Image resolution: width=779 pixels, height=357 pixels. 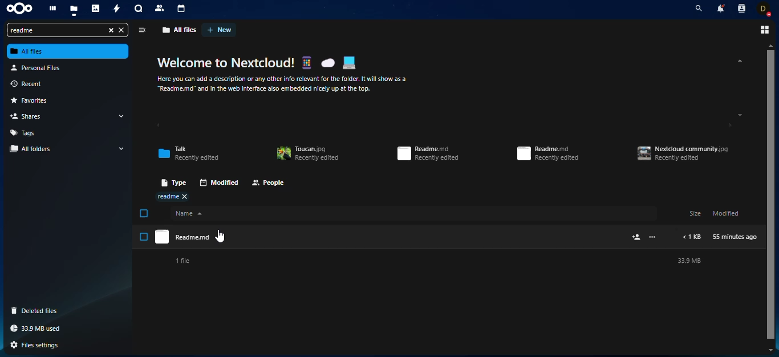 I want to click on Modified, so click(x=727, y=213).